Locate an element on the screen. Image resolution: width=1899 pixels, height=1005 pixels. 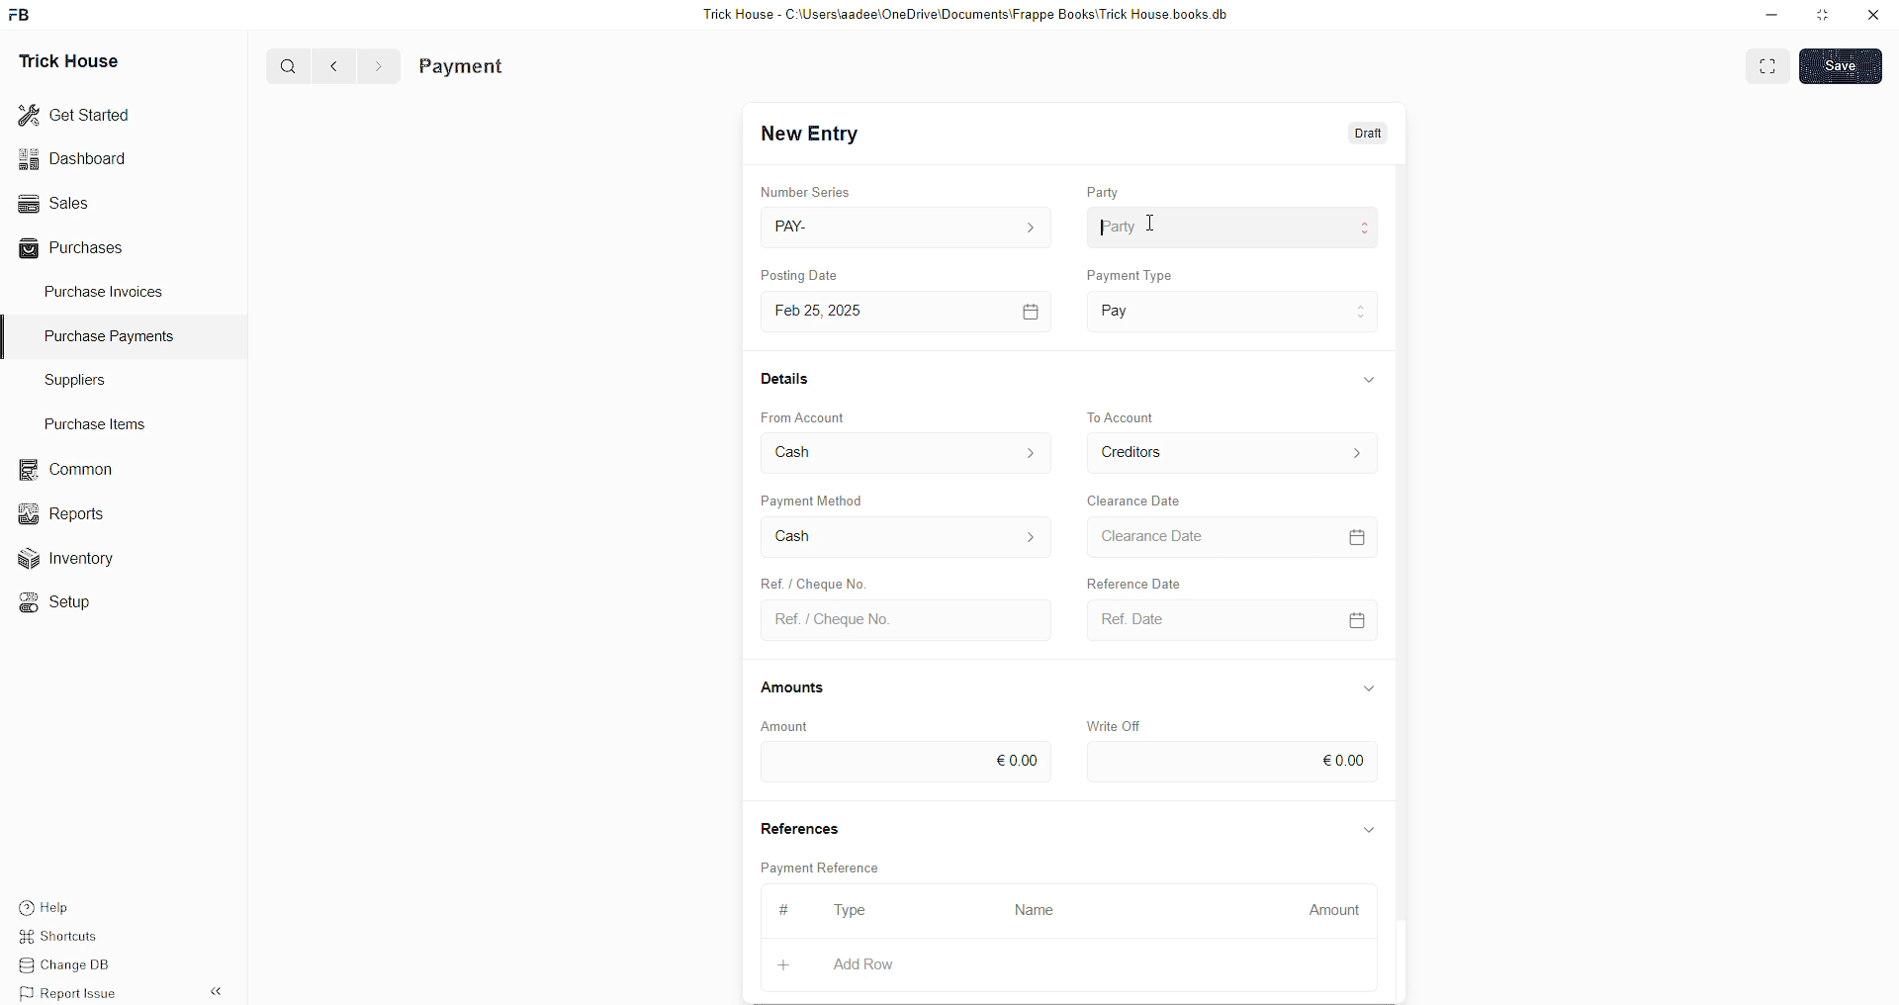
minimise window is located at coordinates (1821, 17).